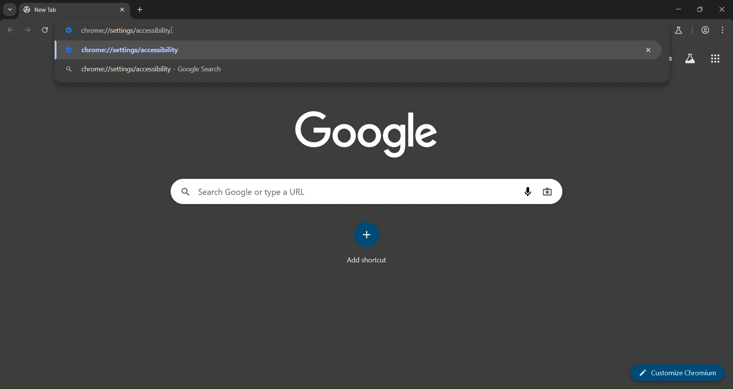  Describe the element at coordinates (365, 132) in the screenshot. I see `google` at that location.